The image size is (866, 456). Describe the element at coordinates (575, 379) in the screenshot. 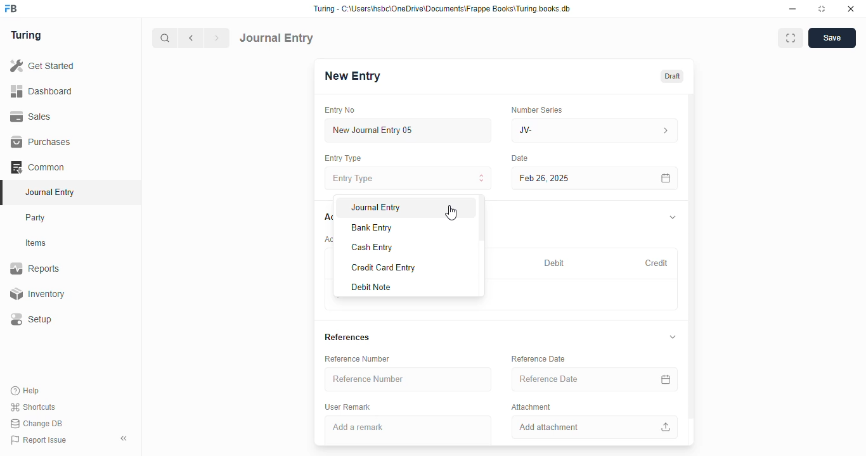

I see `reference date` at that location.